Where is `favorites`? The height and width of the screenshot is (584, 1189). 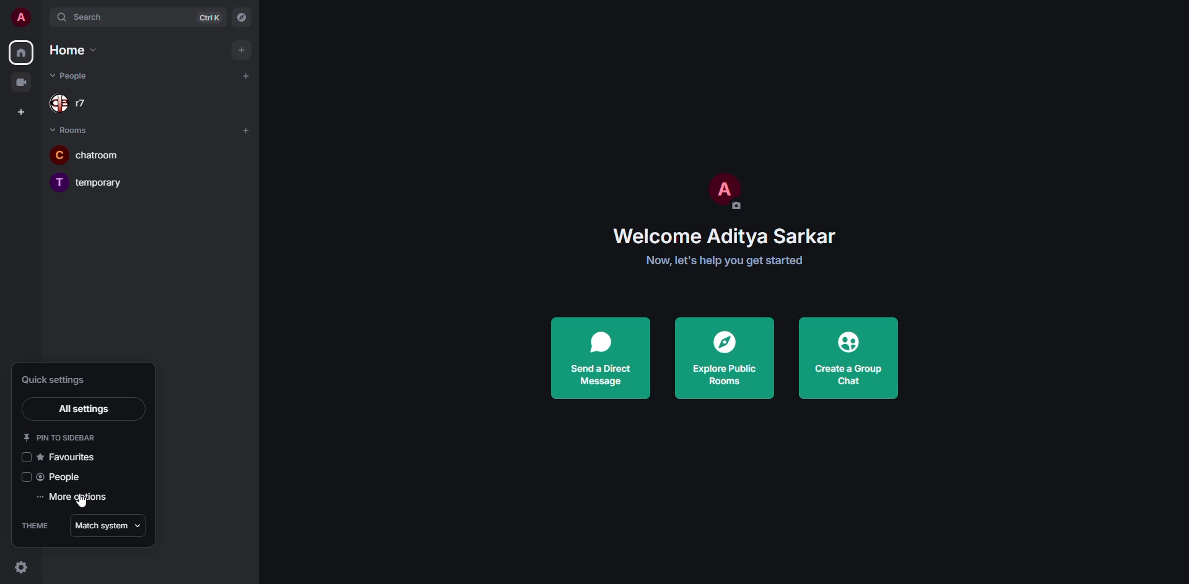 favorites is located at coordinates (68, 459).